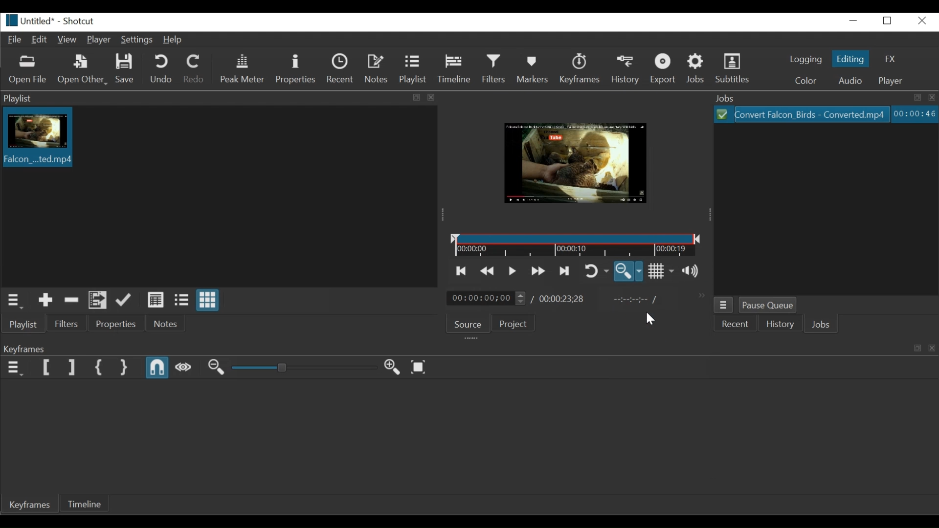  I want to click on History, so click(626, 69).